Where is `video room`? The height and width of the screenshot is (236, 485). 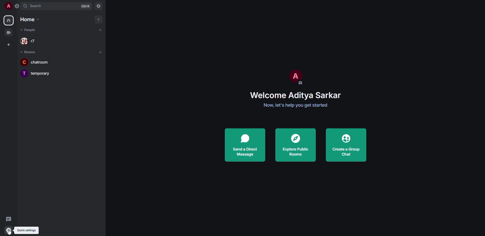 video room is located at coordinates (9, 32).